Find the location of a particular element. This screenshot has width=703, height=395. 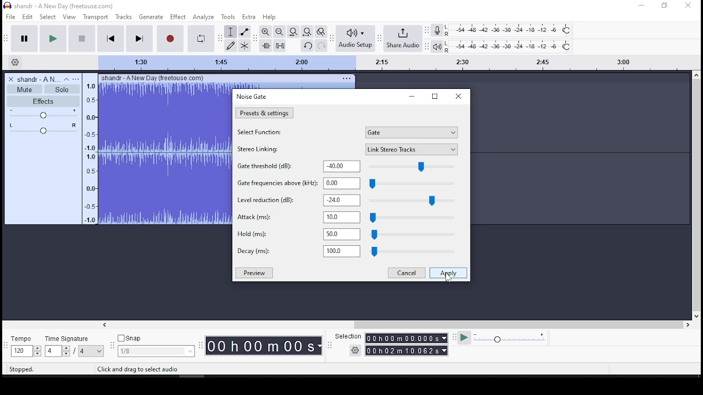

icon and file name is located at coordinates (60, 7).